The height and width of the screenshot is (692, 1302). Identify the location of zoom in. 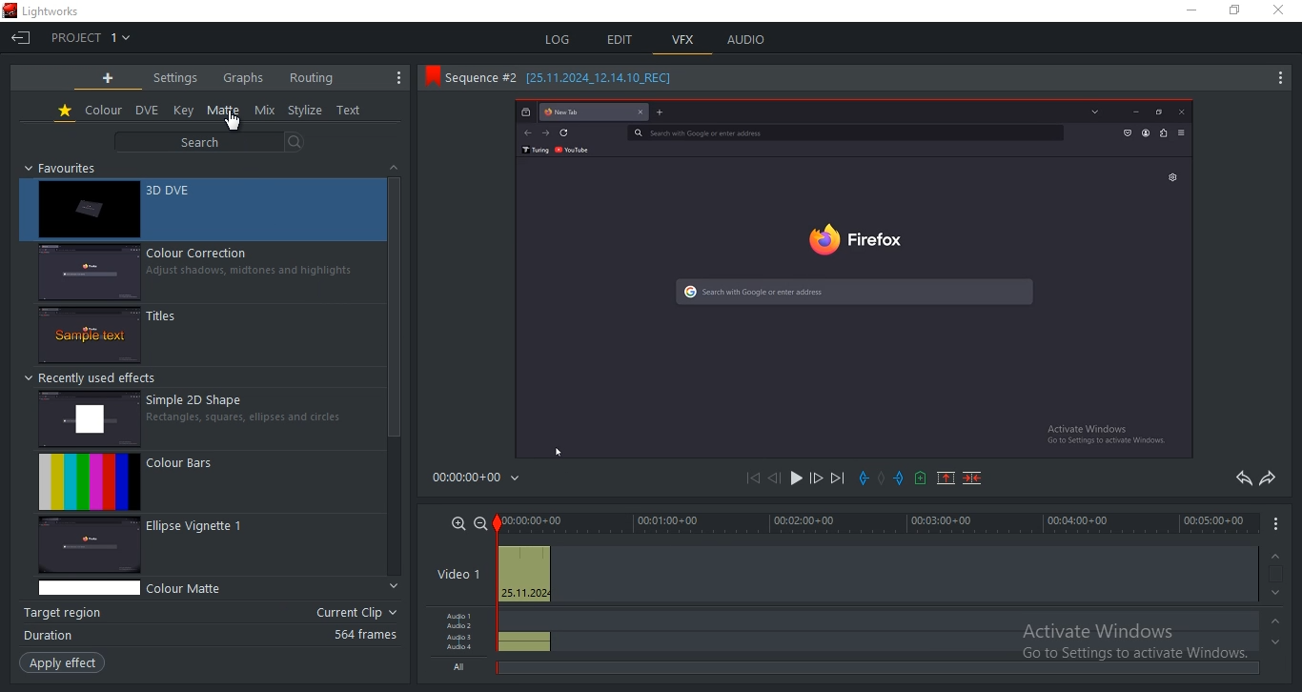
(458, 522).